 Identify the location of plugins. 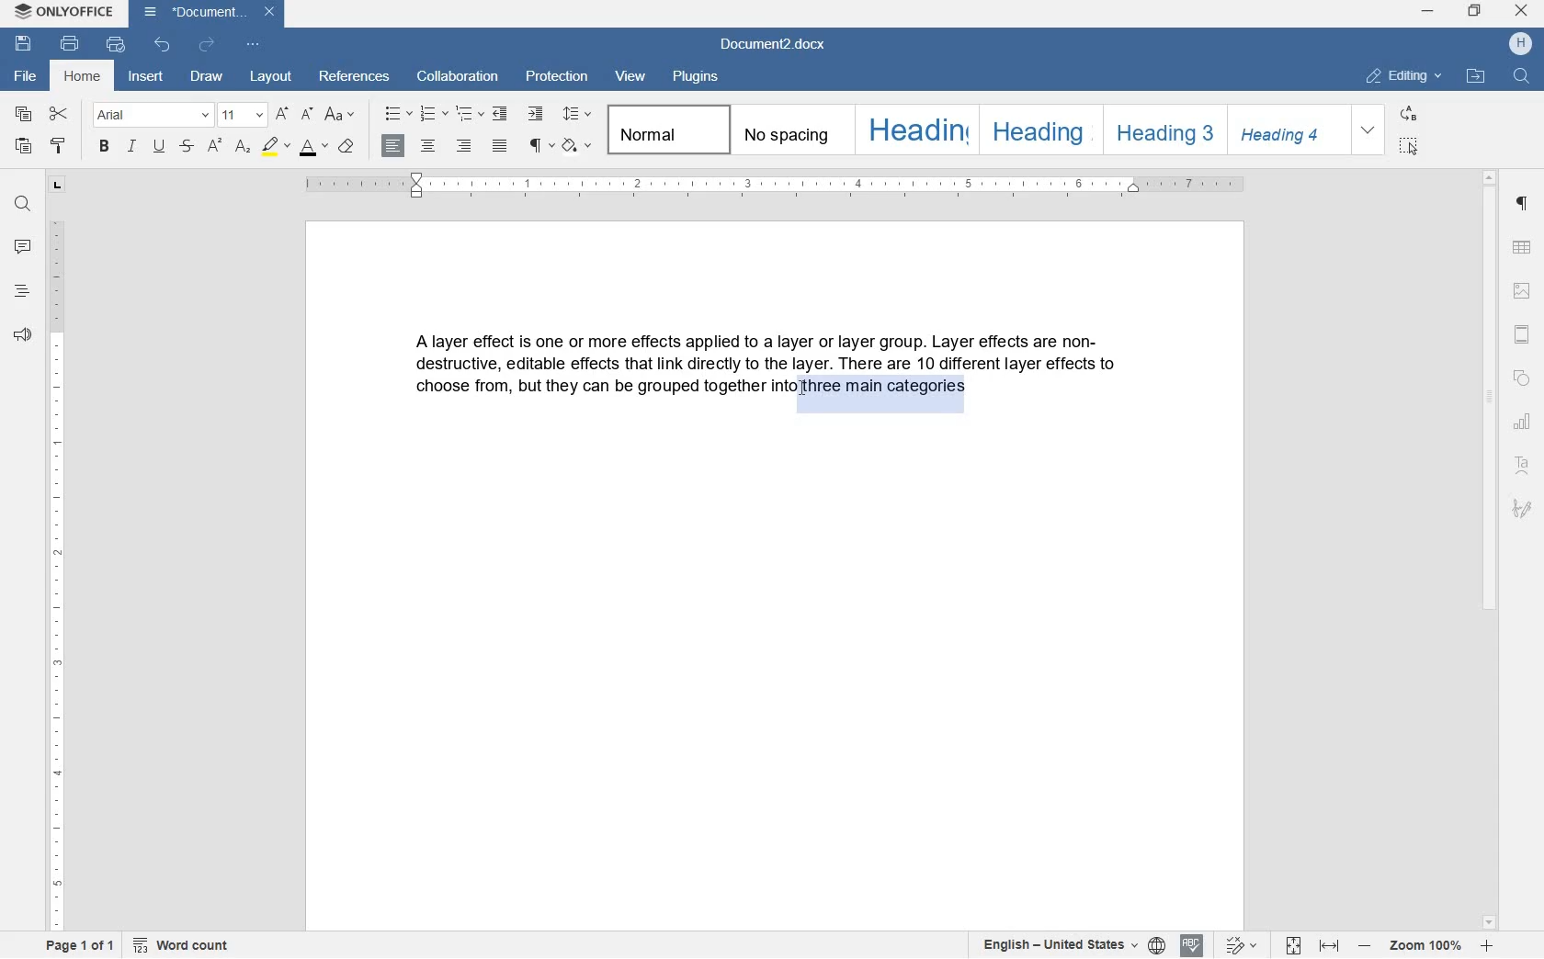
(695, 77).